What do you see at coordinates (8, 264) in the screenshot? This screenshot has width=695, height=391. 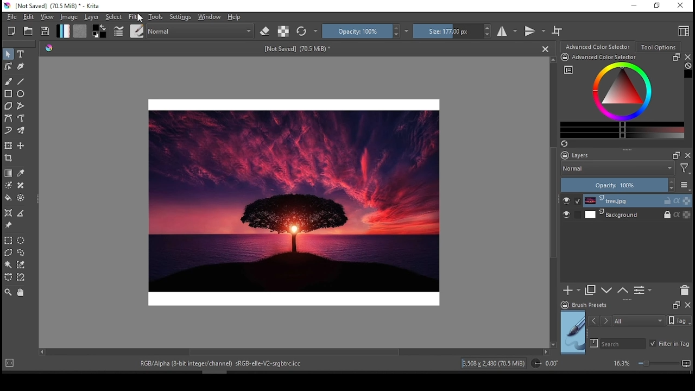 I see `contiguous selection tool` at bounding box center [8, 264].